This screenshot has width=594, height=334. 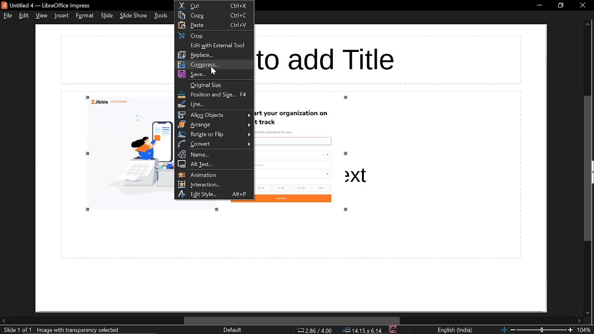 I want to click on edit style, so click(x=215, y=194).